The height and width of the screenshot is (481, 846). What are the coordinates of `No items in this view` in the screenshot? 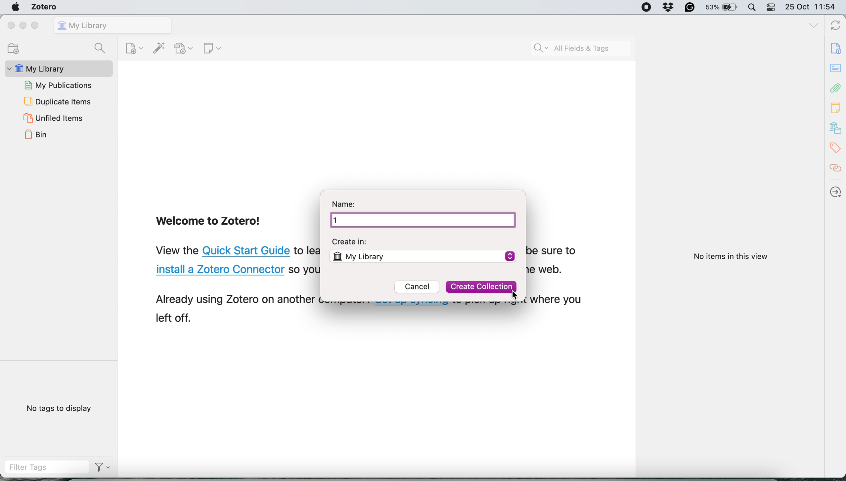 It's located at (729, 257).